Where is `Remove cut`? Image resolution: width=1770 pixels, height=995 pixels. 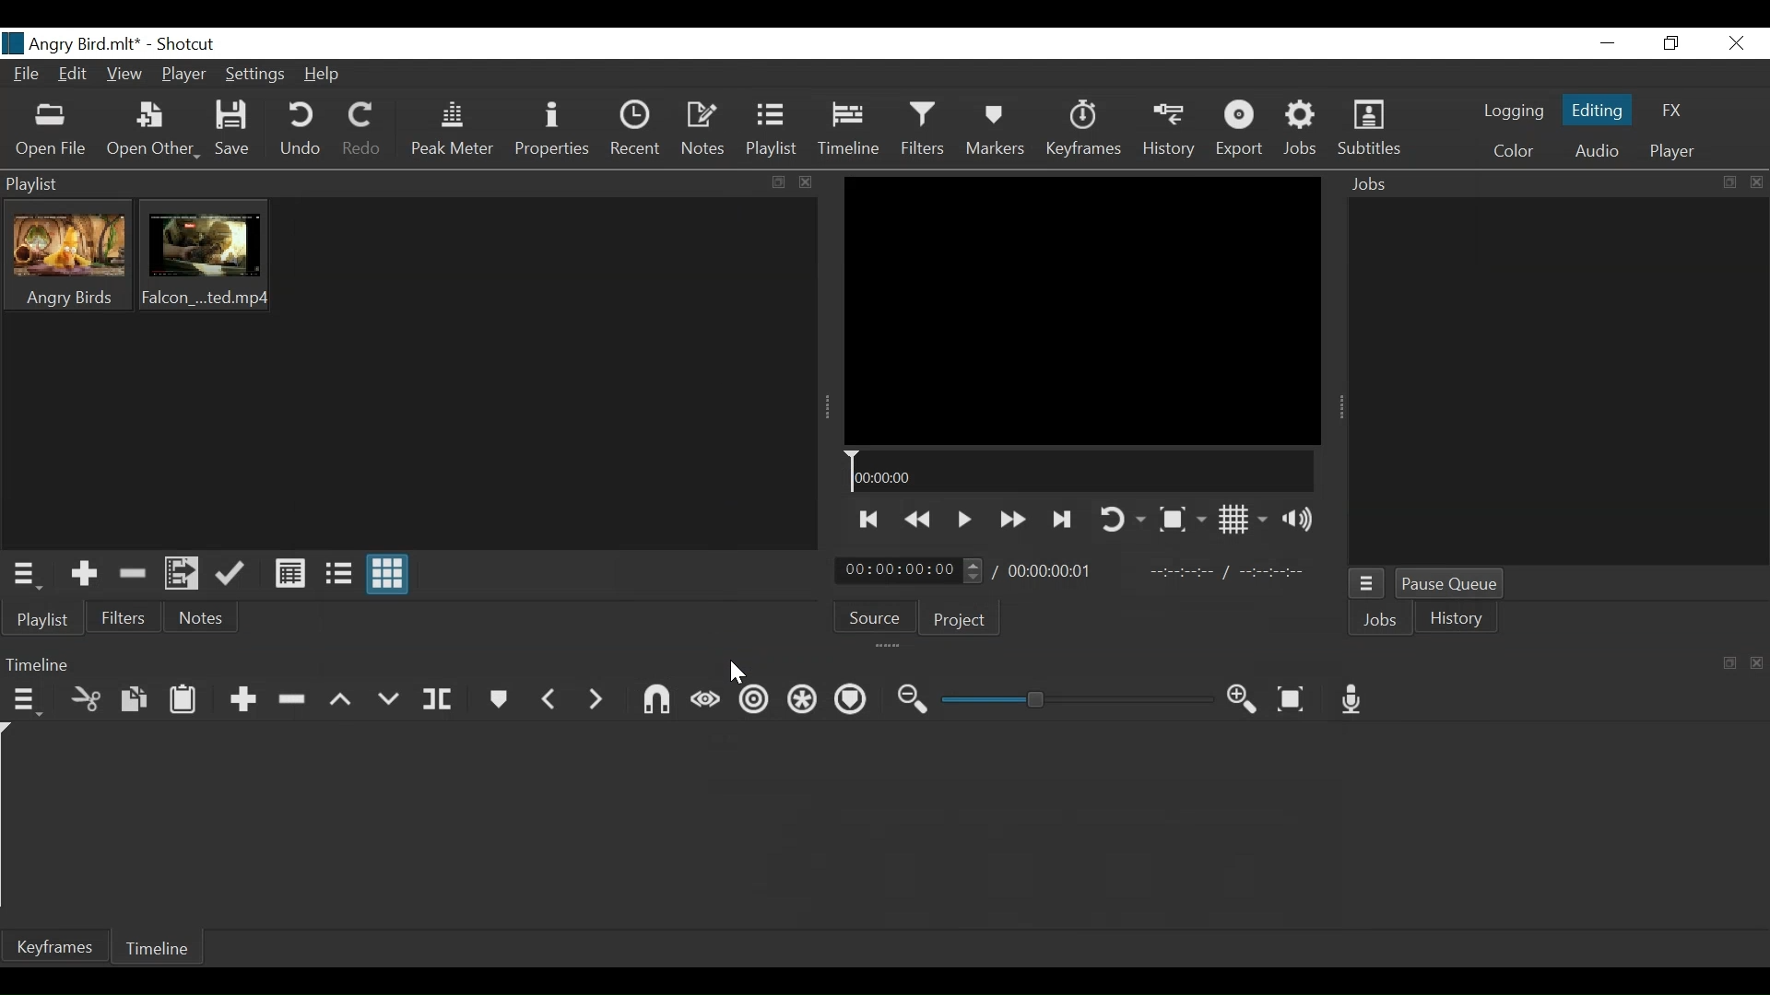 Remove cut is located at coordinates (135, 573).